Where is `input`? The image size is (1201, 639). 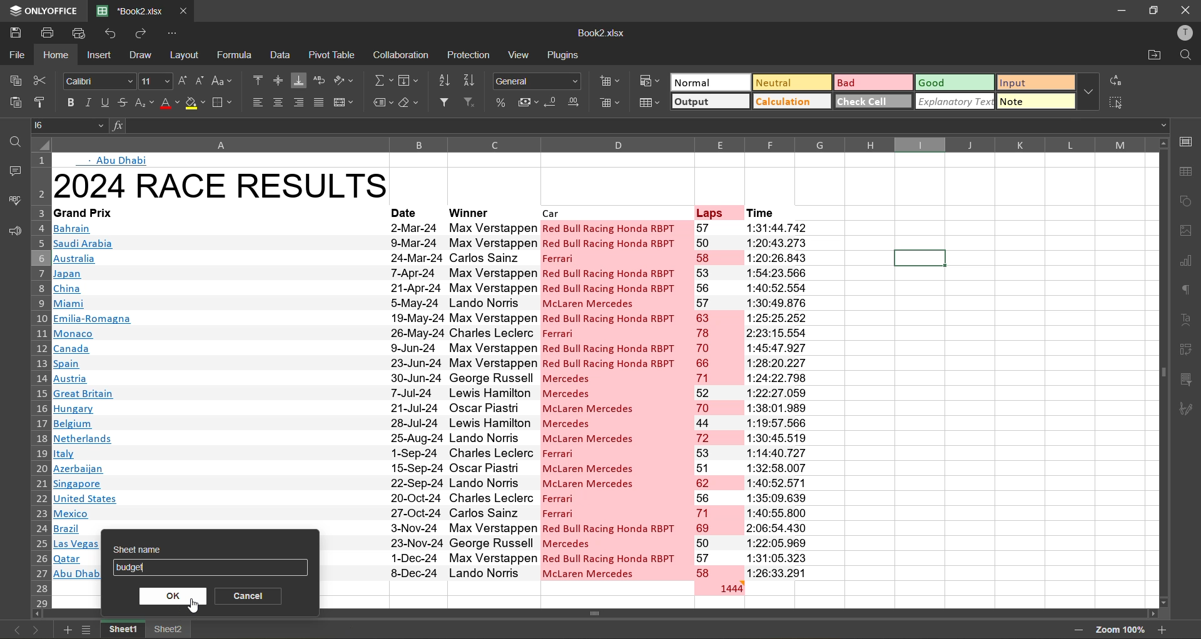
input is located at coordinates (1033, 84).